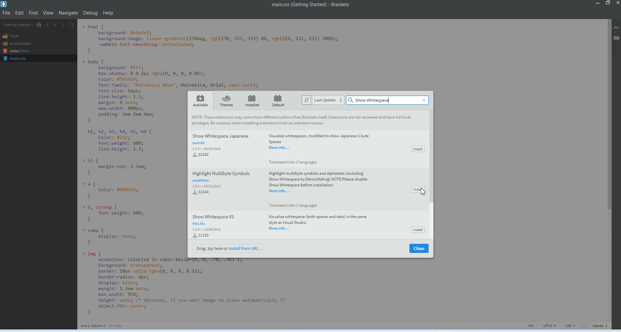 The image size is (621, 332). I want to click on Show Whitespace VS, so click(285, 225).